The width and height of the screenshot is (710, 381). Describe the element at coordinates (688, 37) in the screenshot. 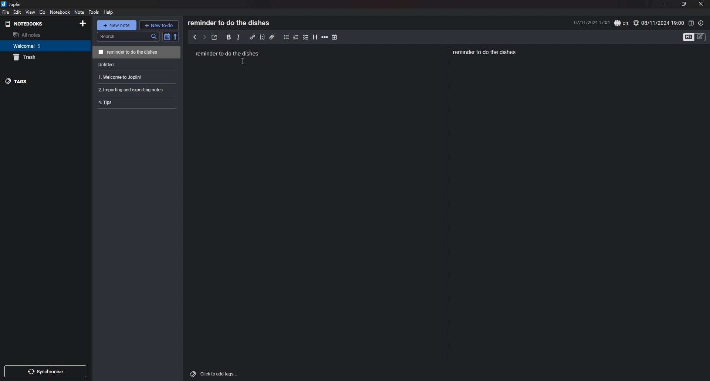

I see `toggle editor` at that location.